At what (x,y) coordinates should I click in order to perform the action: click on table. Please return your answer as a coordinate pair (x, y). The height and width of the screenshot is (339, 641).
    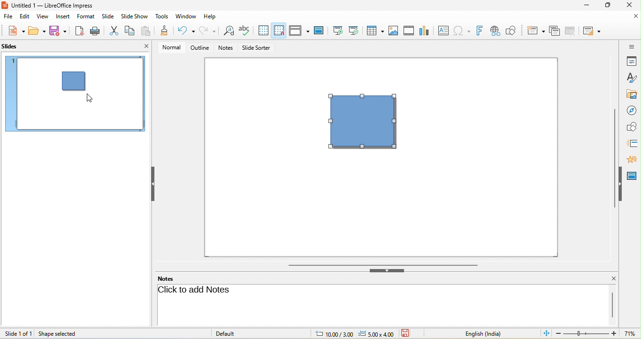
    Looking at the image, I should click on (375, 31).